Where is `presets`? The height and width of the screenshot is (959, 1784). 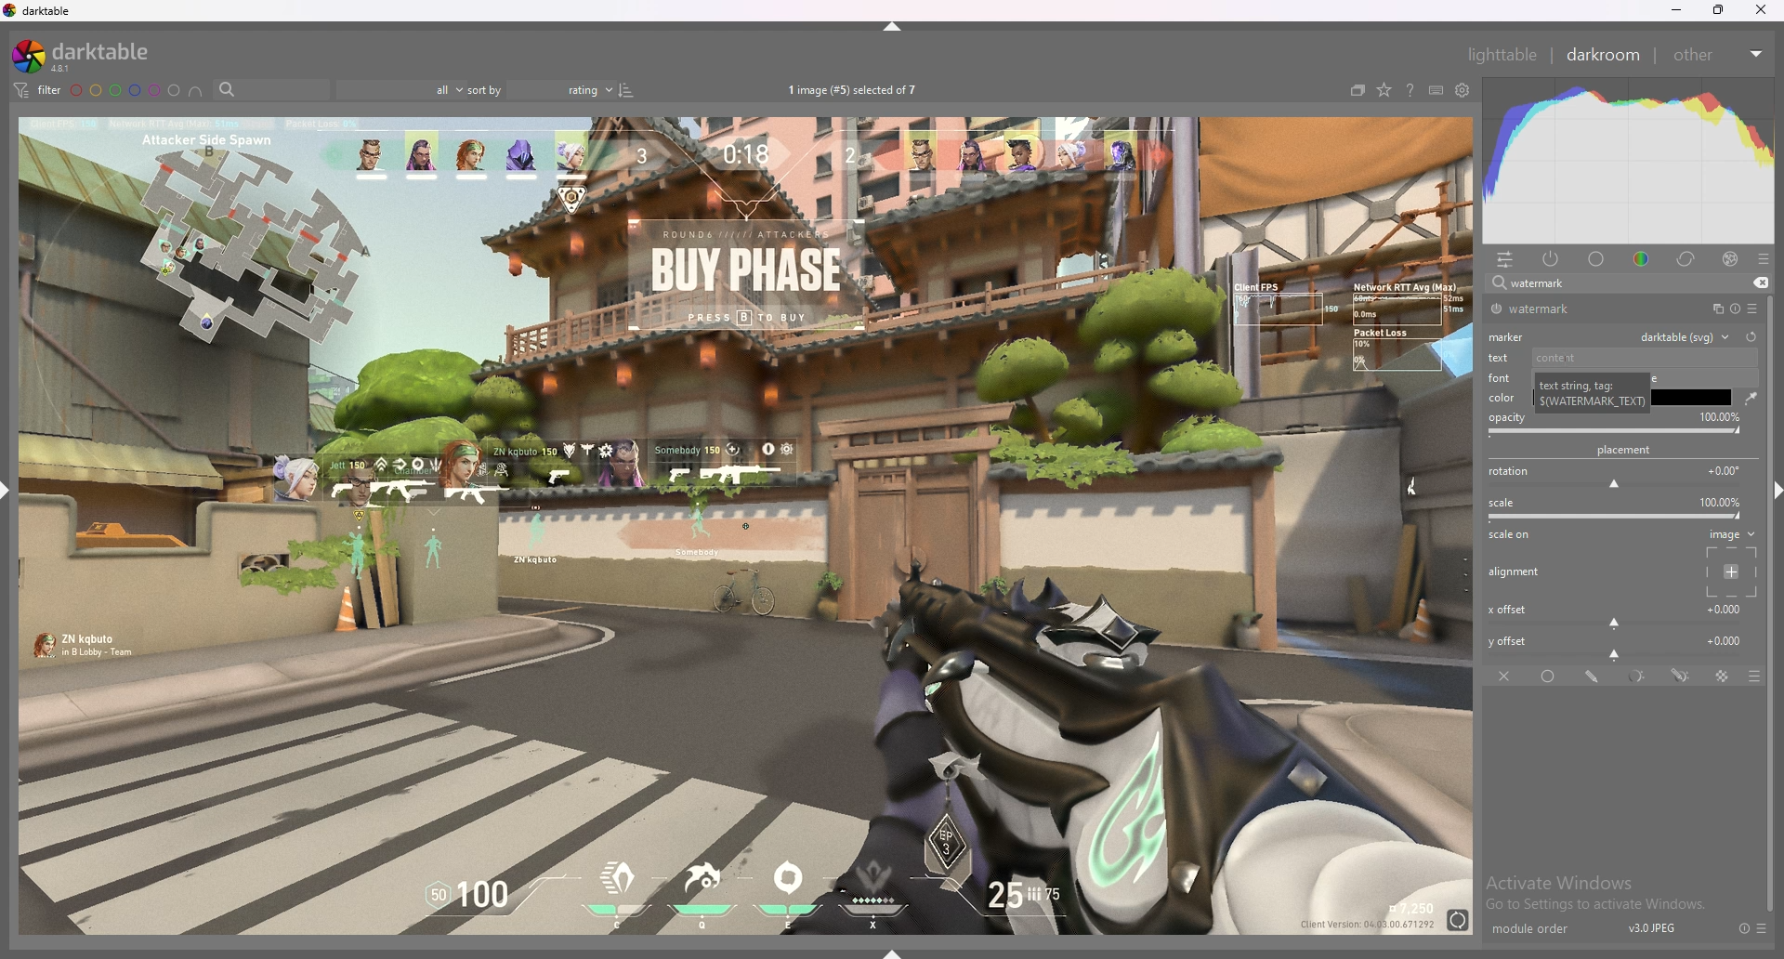 presets is located at coordinates (1752, 309).